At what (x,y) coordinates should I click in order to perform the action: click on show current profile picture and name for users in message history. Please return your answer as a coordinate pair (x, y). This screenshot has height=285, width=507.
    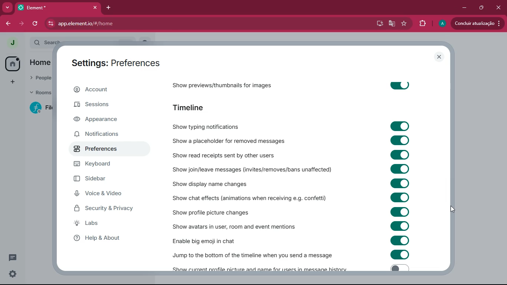
    Looking at the image, I should click on (262, 268).